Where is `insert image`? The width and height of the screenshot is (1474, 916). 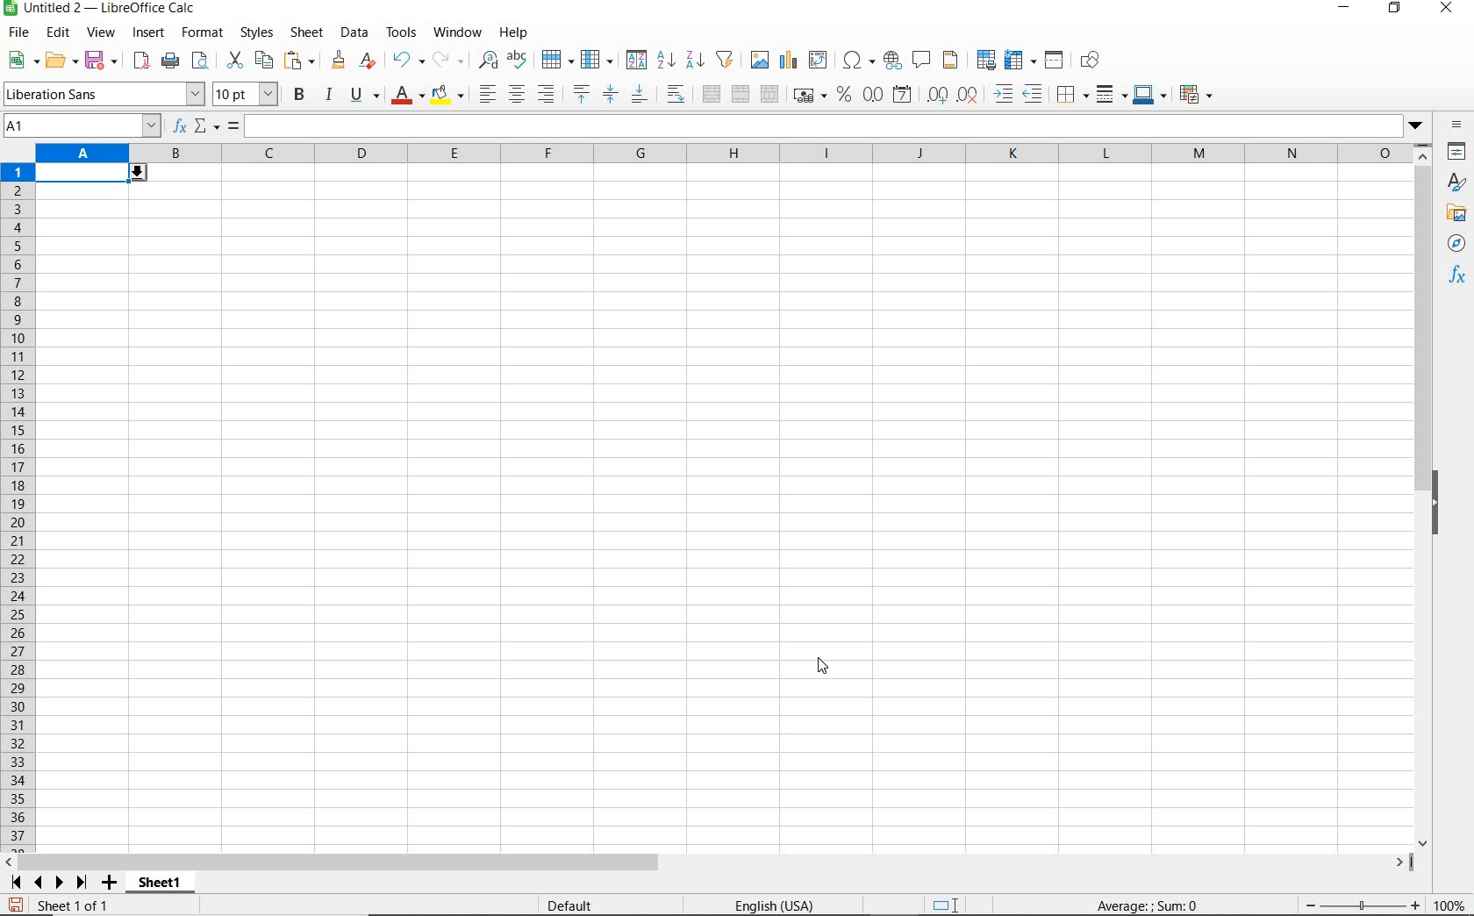
insert image is located at coordinates (762, 61).